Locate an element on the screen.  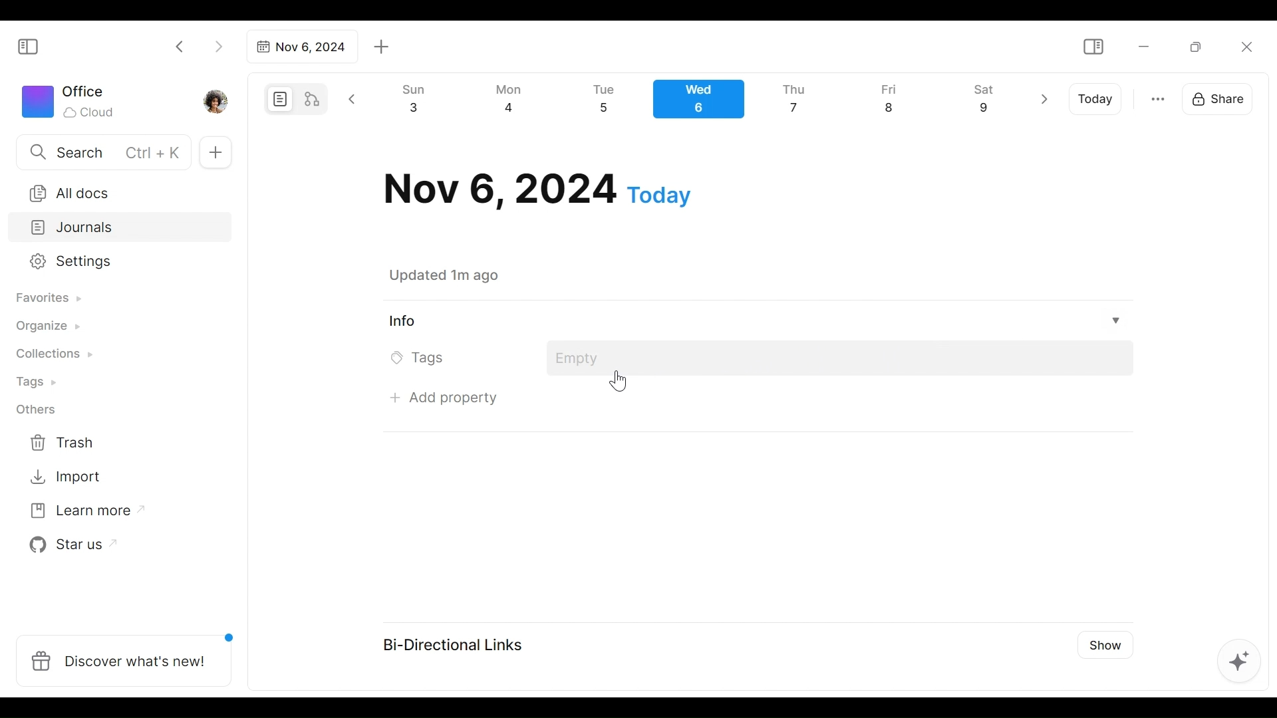
Tags is located at coordinates (38, 384).